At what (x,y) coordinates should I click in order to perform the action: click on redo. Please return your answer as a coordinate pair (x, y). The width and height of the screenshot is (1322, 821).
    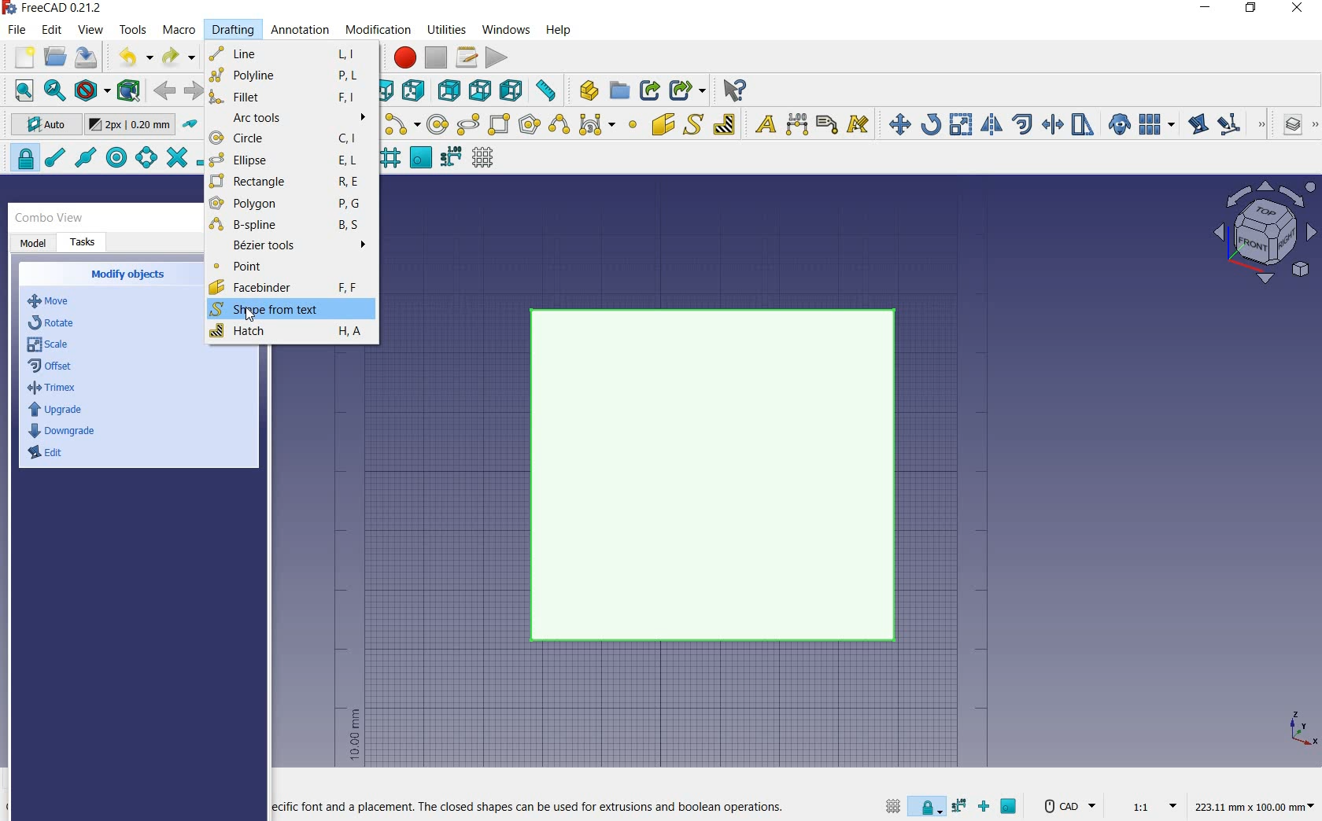
    Looking at the image, I should click on (179, 57).